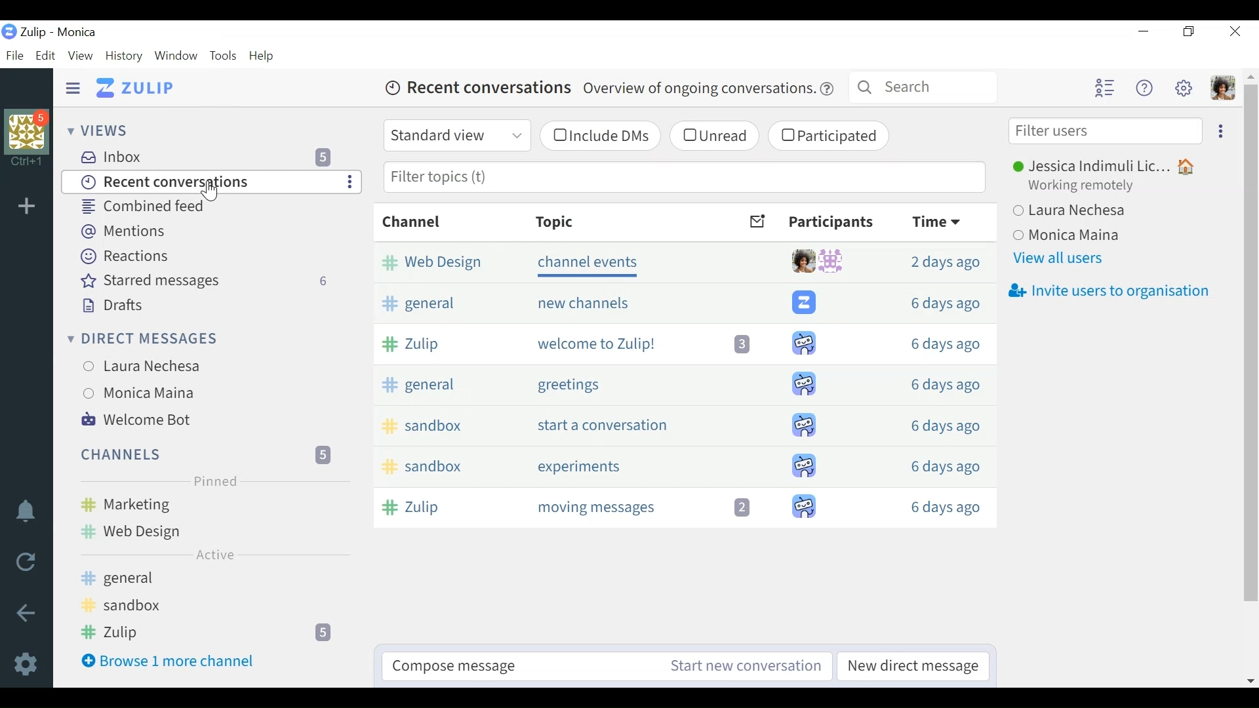 This screenshot has height=708, width=1259. Describe the element at coordinates (203, 632) in the screenshot. I see `Zulip` at that location.